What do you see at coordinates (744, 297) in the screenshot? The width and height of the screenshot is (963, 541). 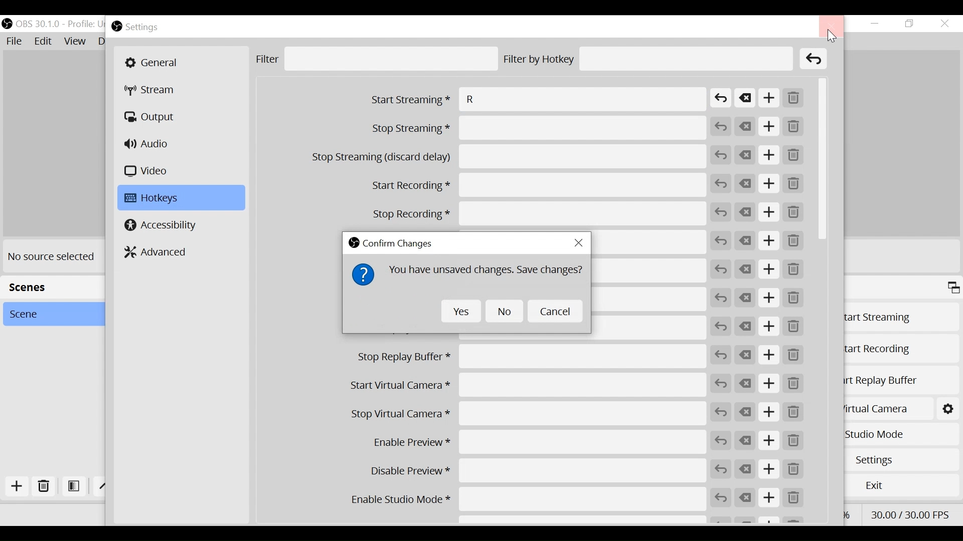 I see `Clear` at bounding box center [744, 297].